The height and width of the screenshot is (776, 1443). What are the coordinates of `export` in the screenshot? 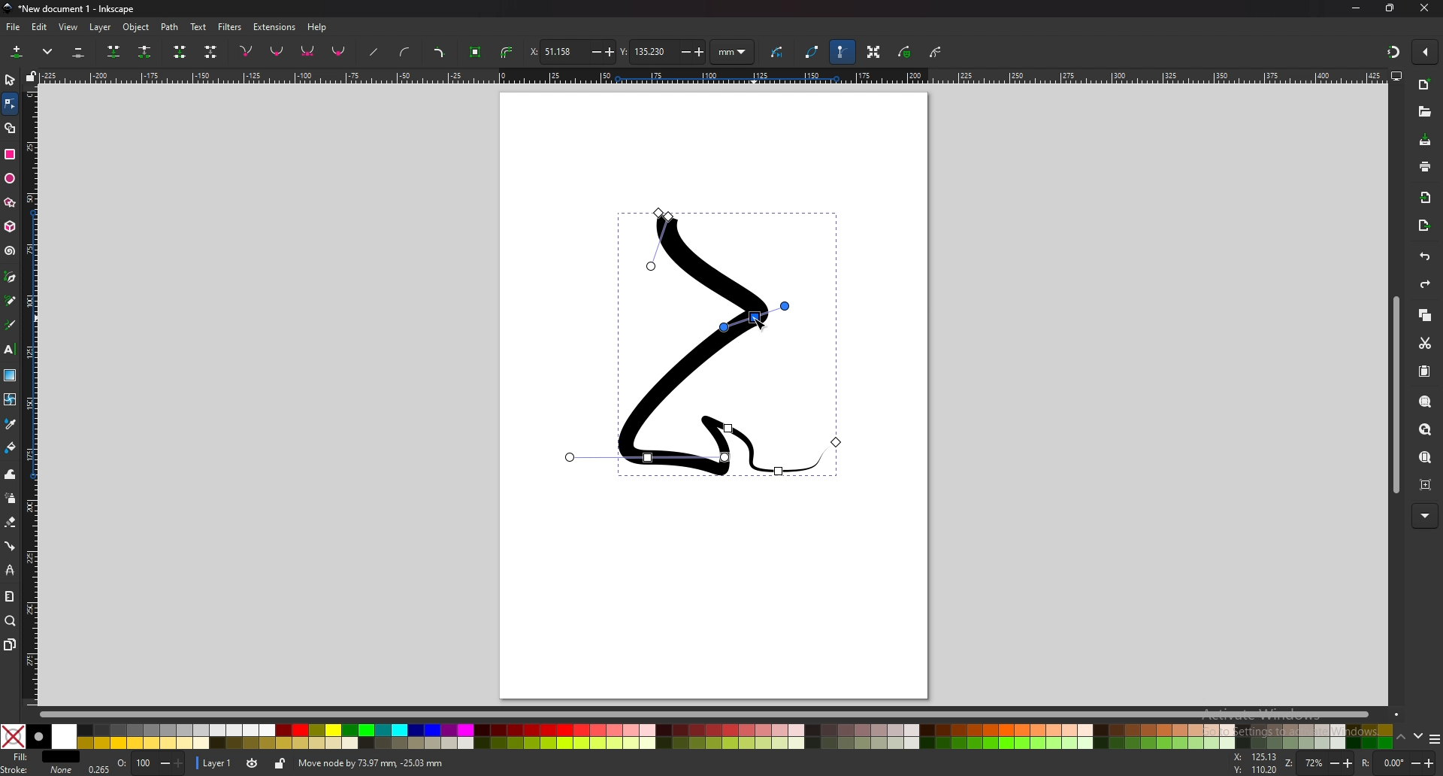 It's located at (1425, 225).